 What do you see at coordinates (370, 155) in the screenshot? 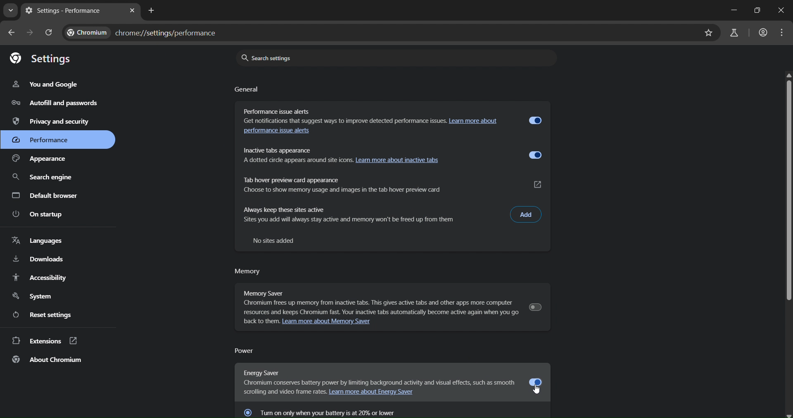
I see `inactive tab appearance` at bounding box center [370, 155].